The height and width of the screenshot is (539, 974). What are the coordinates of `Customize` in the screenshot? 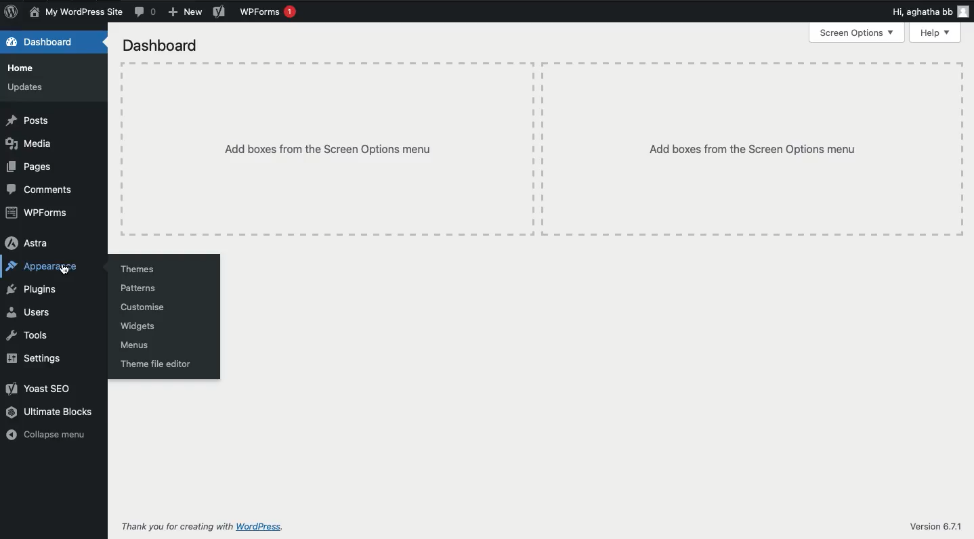 It's located at (144, 307).